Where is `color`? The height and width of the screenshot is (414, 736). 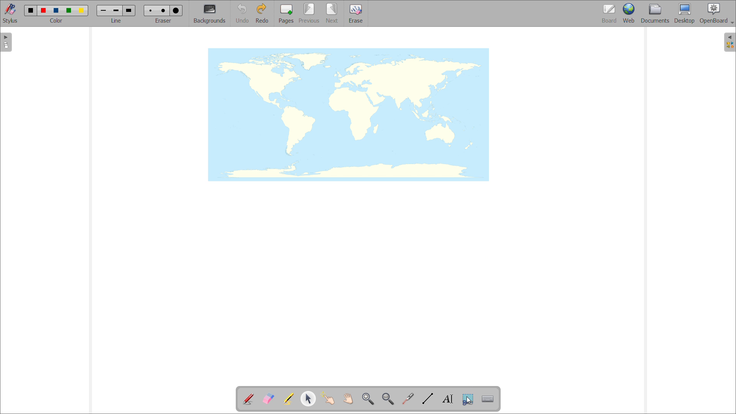 color is located at coordinates (56, 21).